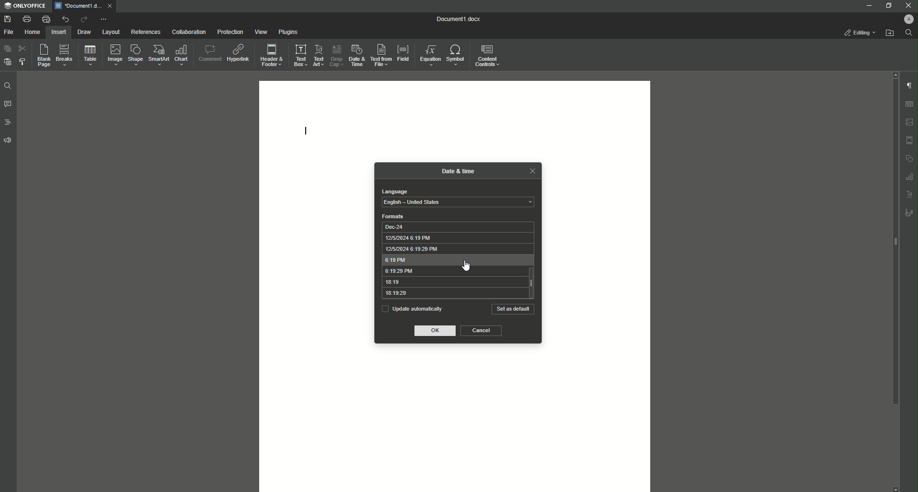  I want to click on Profile, so click(907, 19).